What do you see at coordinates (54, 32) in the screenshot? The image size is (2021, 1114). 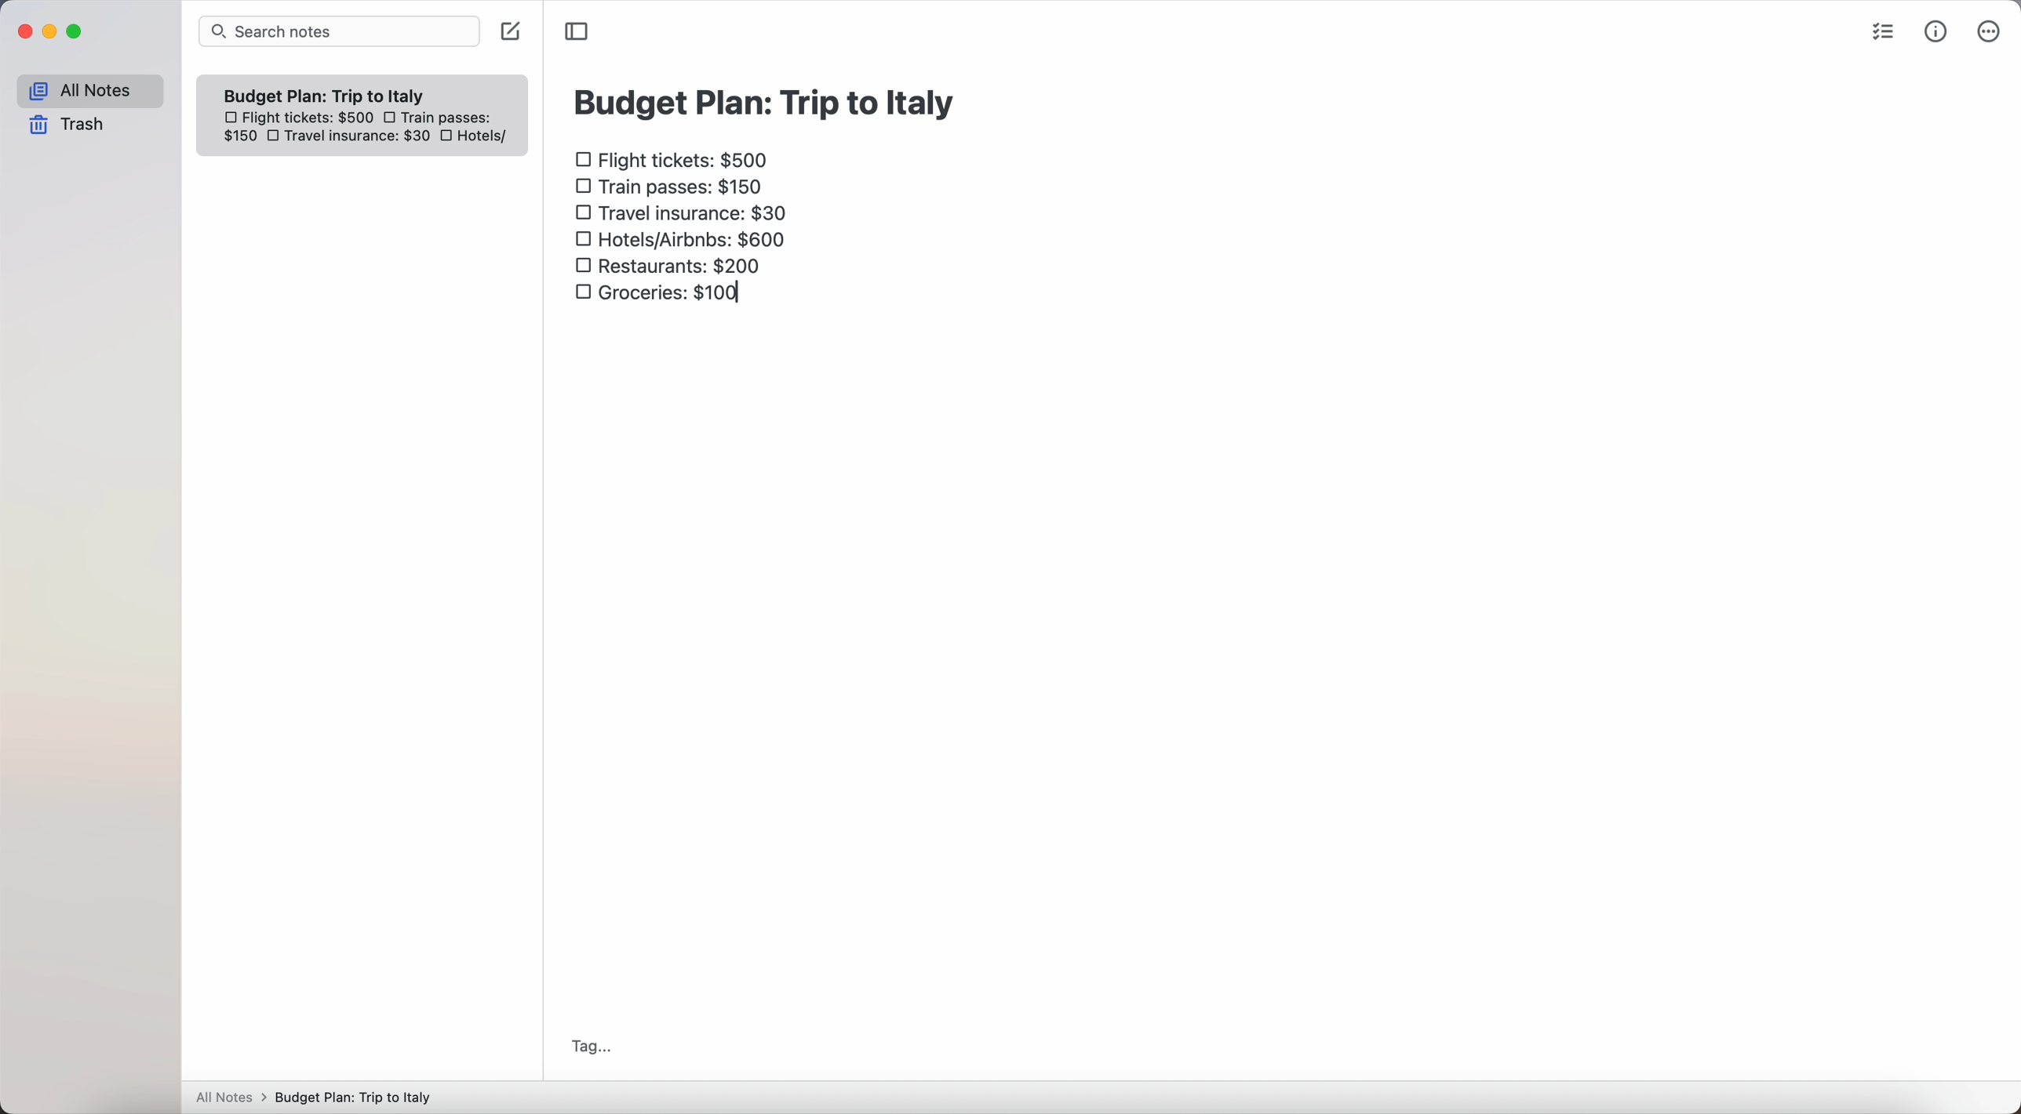 I see `minimize` at bounding box center [54, 32].